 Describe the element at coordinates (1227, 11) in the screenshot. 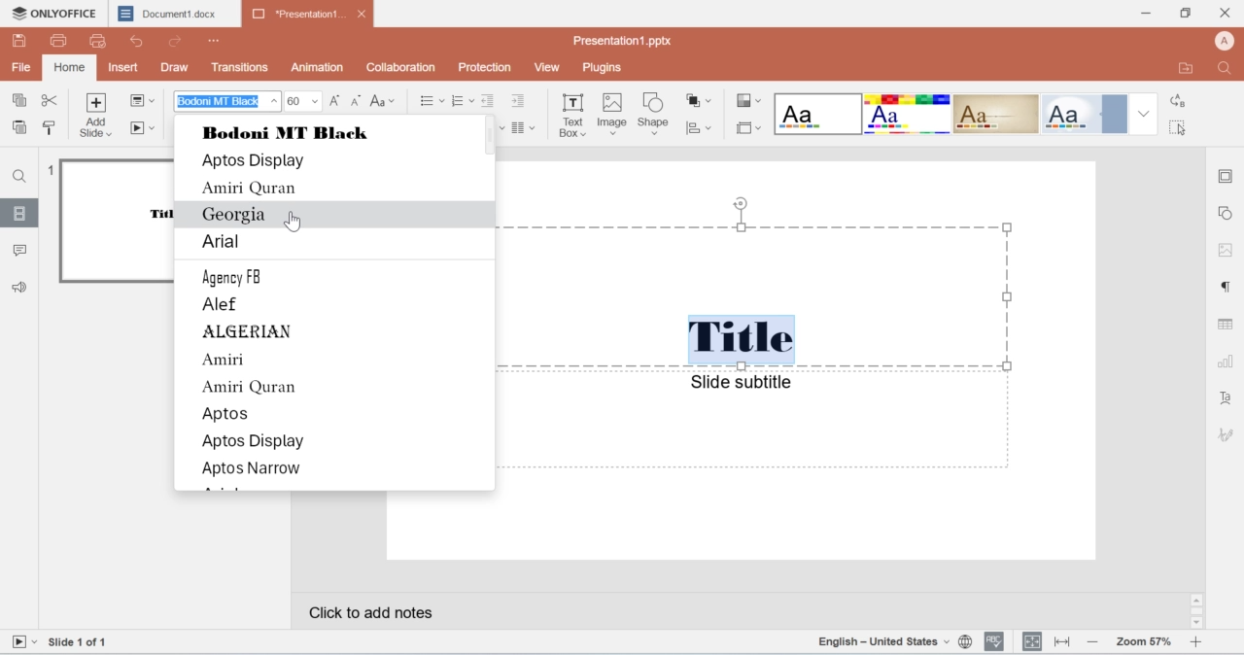

I see `close` at that location.